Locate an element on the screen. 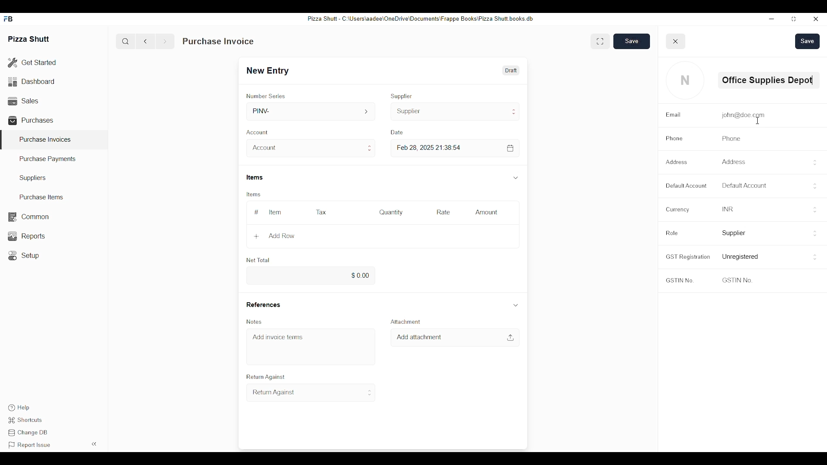 The width and height of the screenshot is (827, 465). Items is located at coordinates (252, 195).